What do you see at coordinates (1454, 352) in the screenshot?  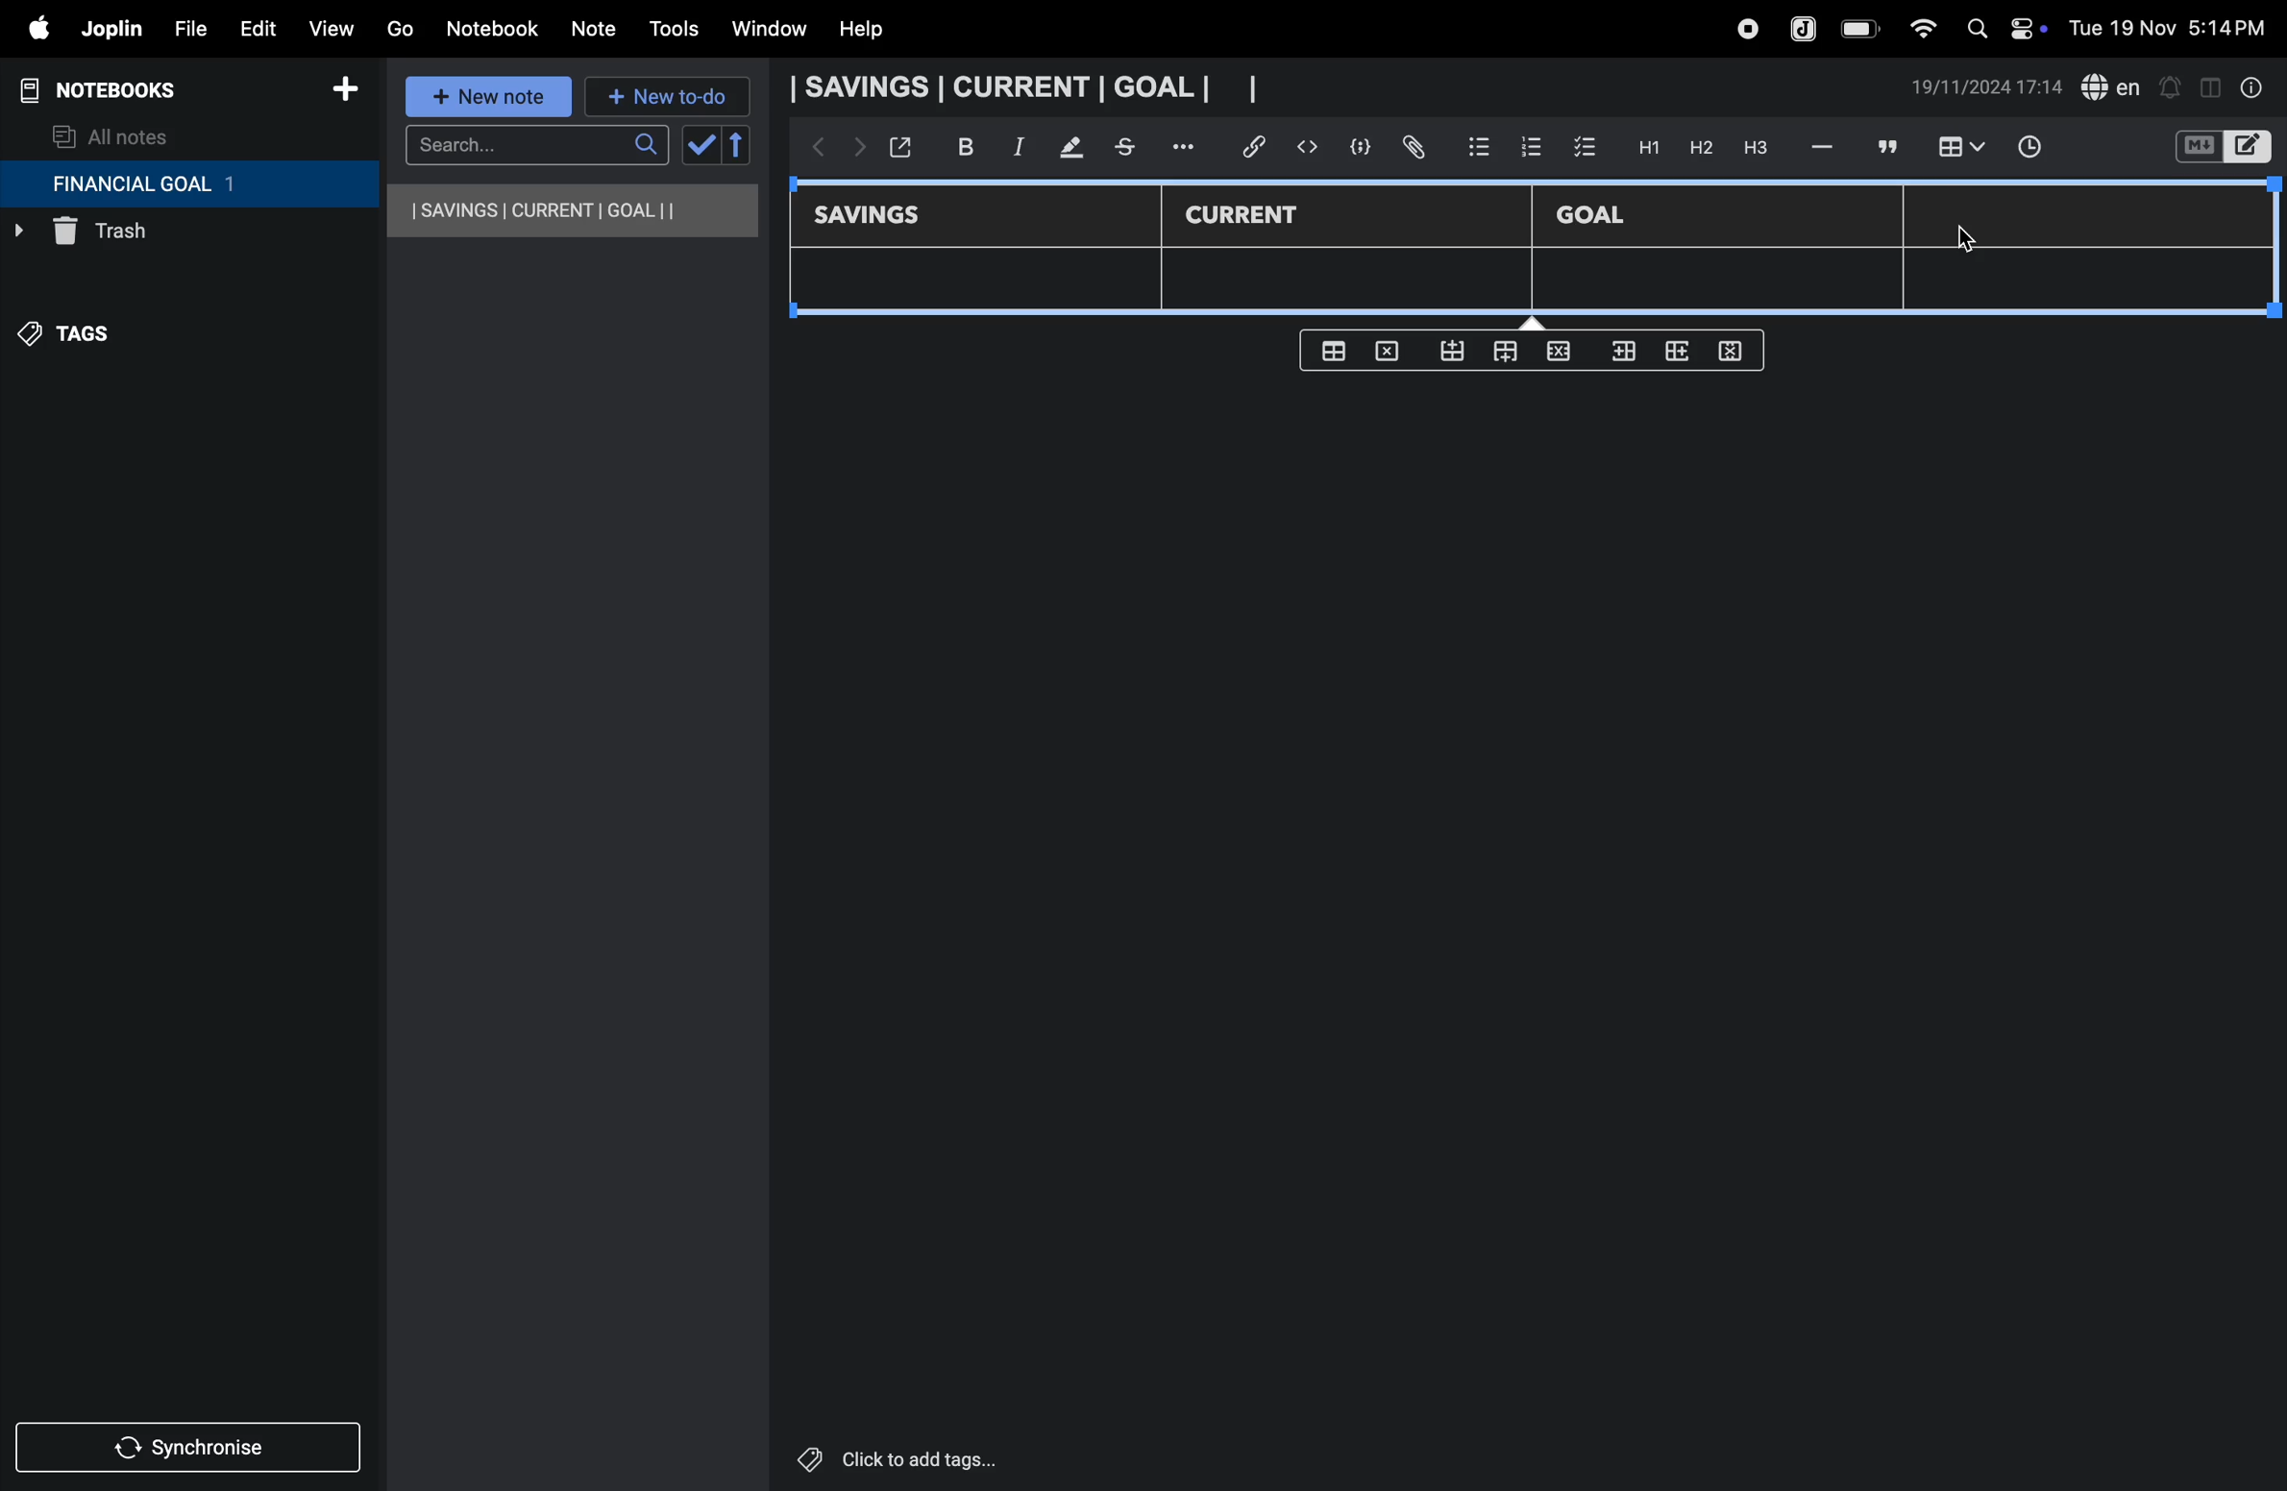 I see `from bottom` at bounding box center [1454, 352].